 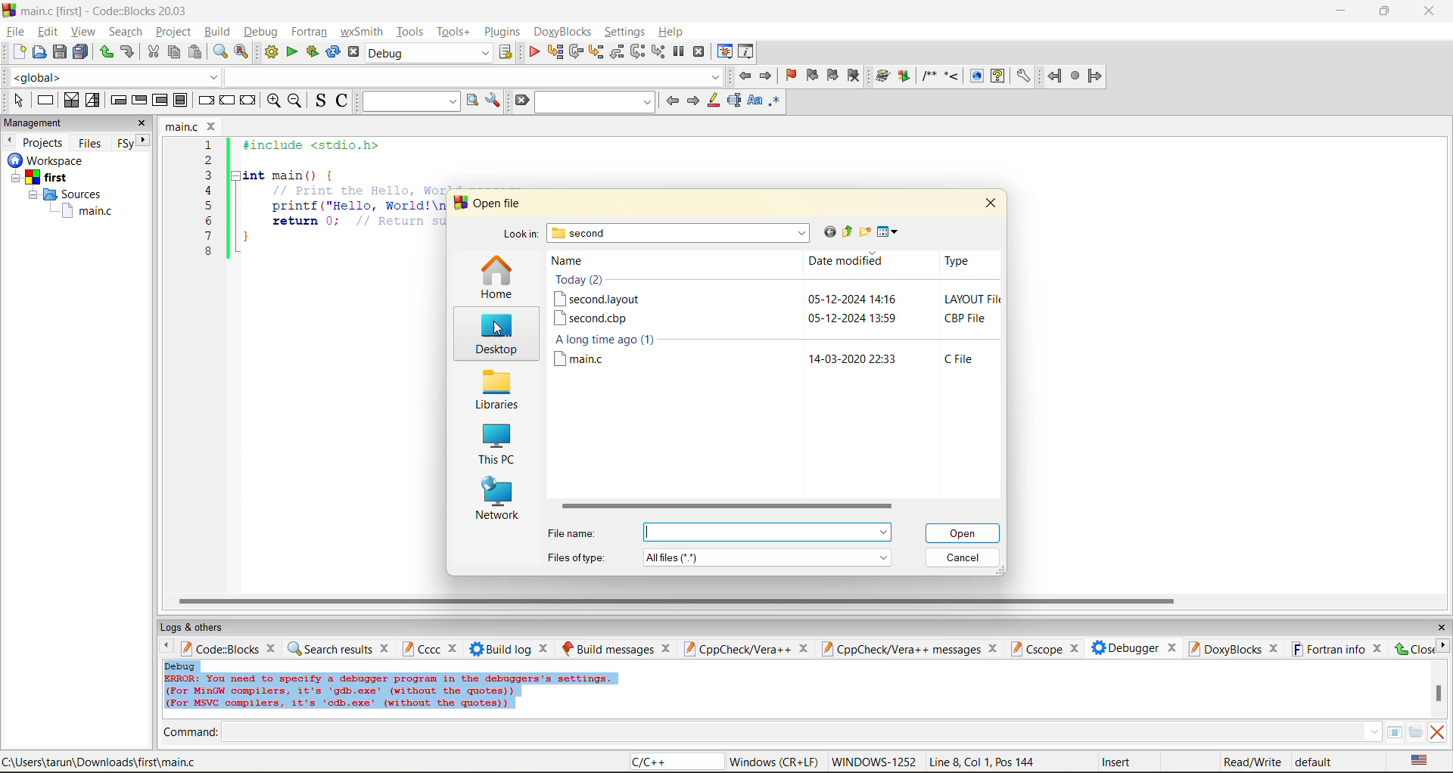 What do you see at coordinates (985, 762) in the screenshot?
I see `line8, col 1, pos 144` at bounding box center [985, 762].